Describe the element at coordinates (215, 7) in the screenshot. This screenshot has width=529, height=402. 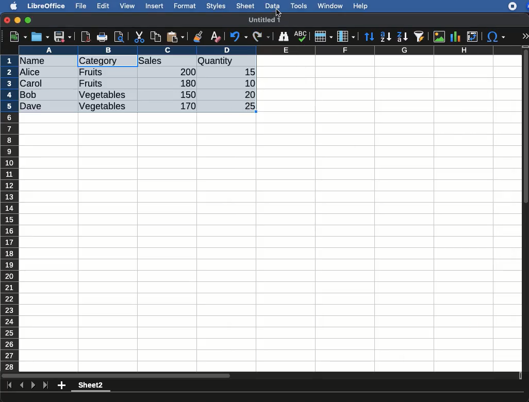
I see `styles` at that location.